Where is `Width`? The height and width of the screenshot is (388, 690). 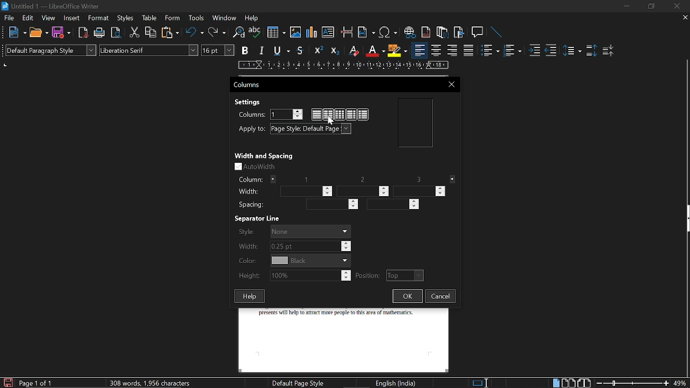
Width is located at coordinates (294, 246).